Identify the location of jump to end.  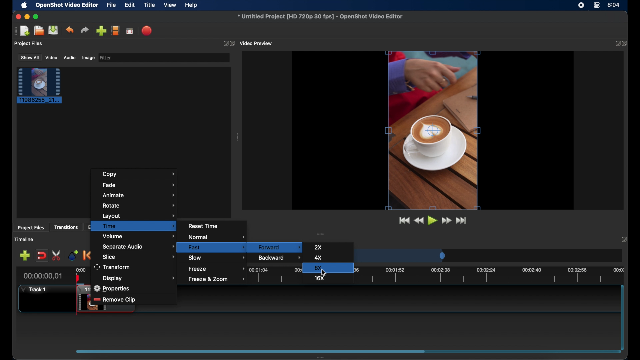
(461, 221).